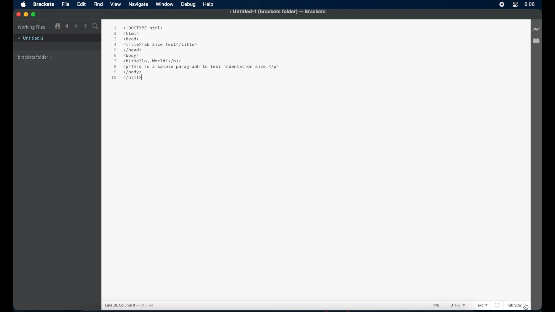 This screenshot has height=312, width=555. Describe the element at coordinates (127, 50) in the screenshot. I see `5 </head>` at that location.